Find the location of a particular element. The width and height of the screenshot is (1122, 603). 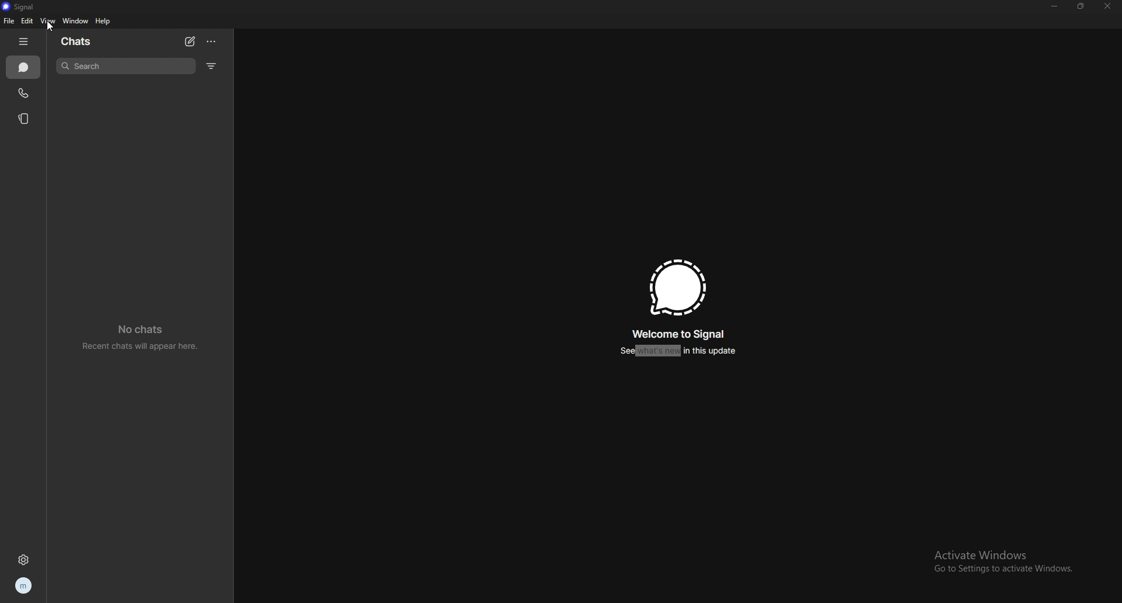

stories is located at coordinates (24, 119).